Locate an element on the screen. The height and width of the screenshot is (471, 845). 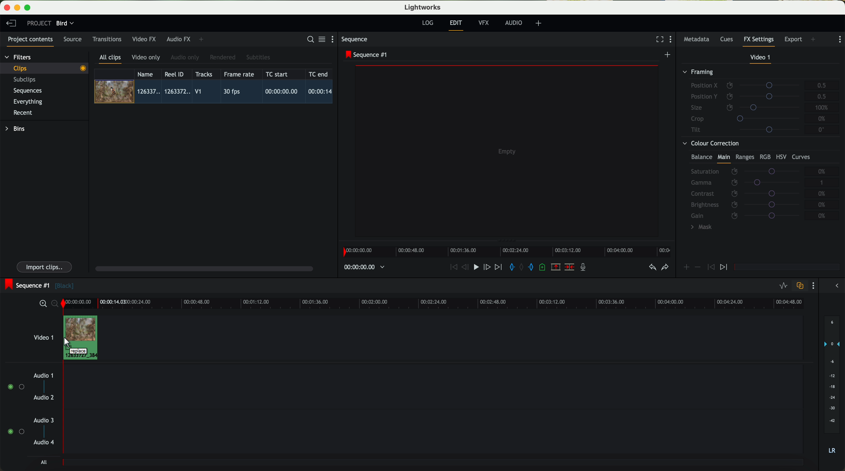
redo is located at coordinates (665, 268).